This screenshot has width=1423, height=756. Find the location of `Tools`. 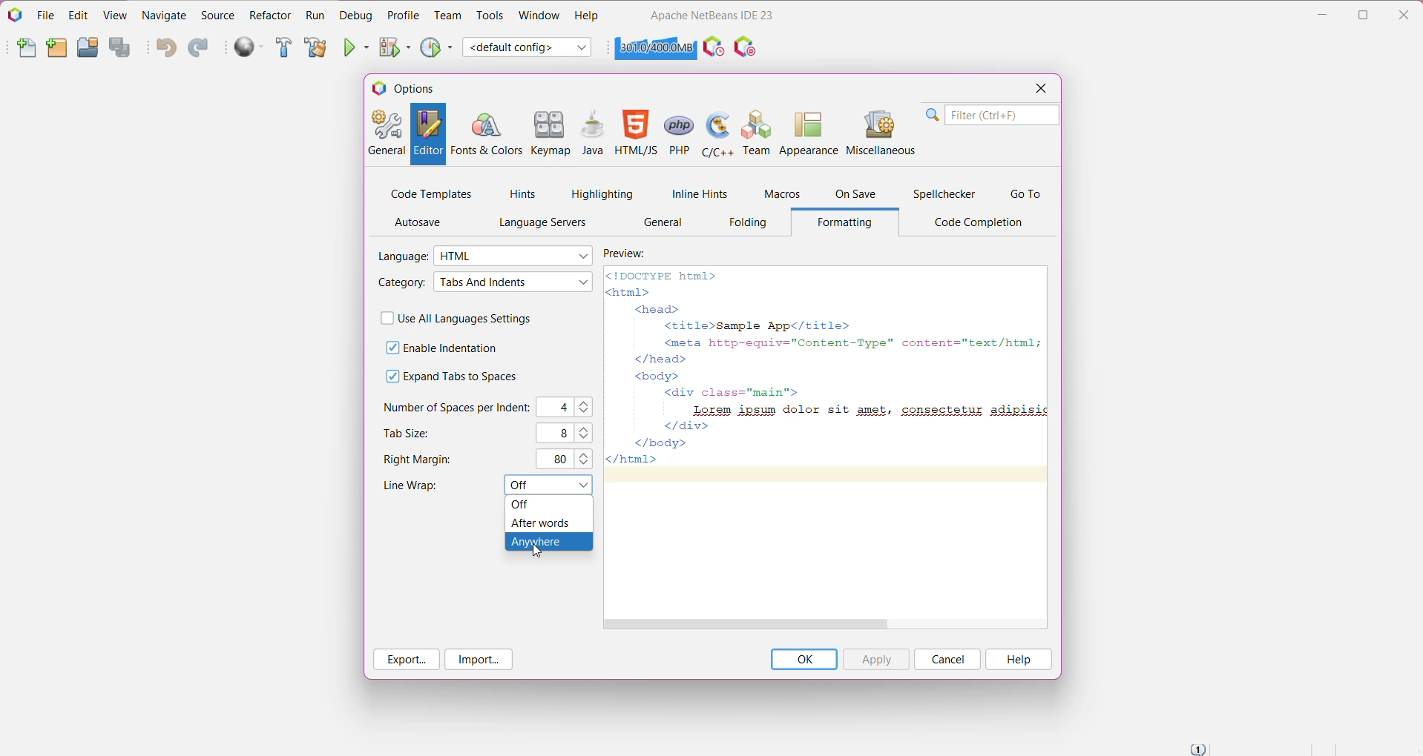

Tools is located at coordinates (487, 16).